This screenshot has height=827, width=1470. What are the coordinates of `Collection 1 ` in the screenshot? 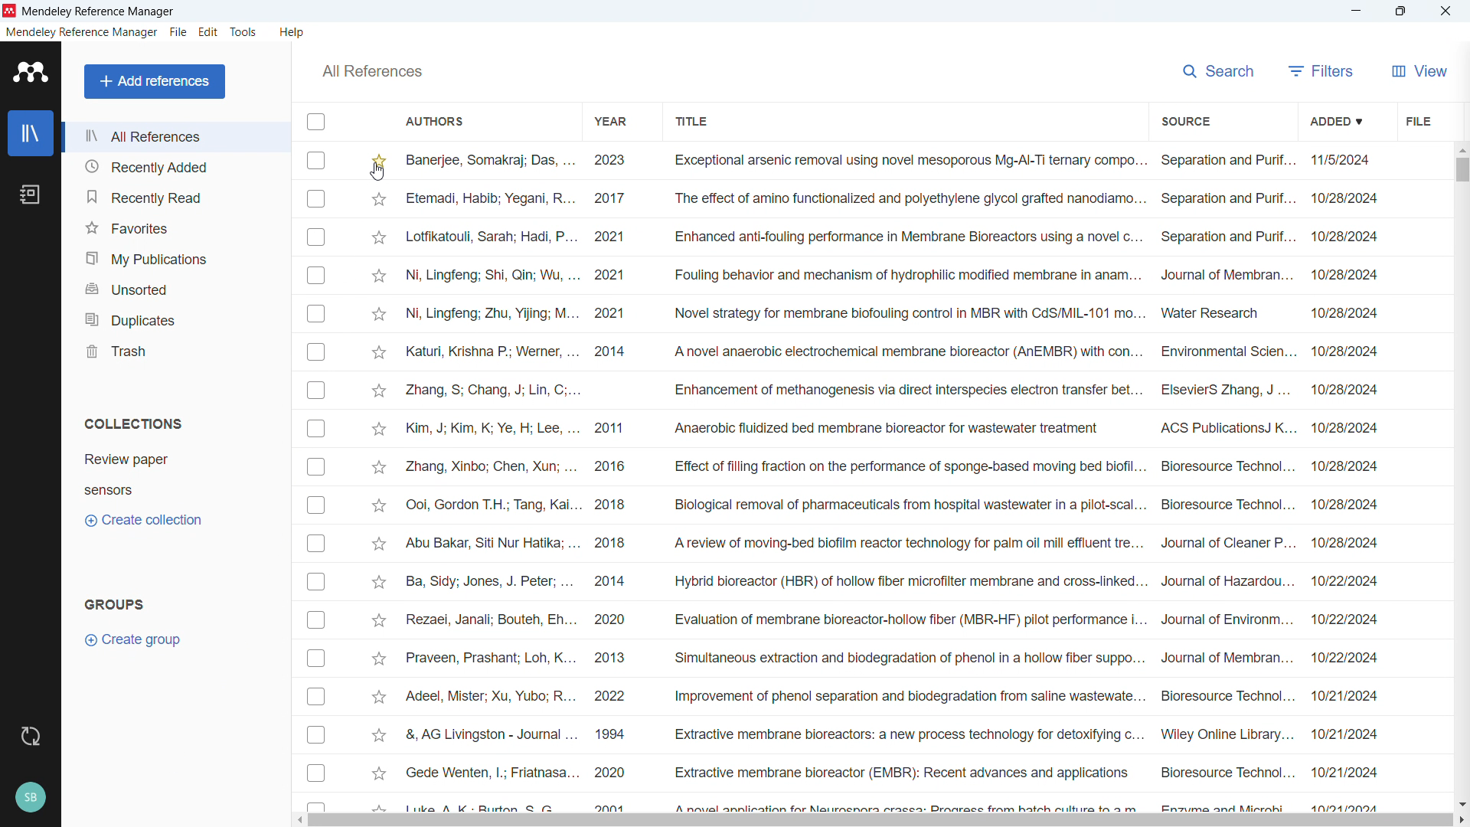 It's located at (126, 460).